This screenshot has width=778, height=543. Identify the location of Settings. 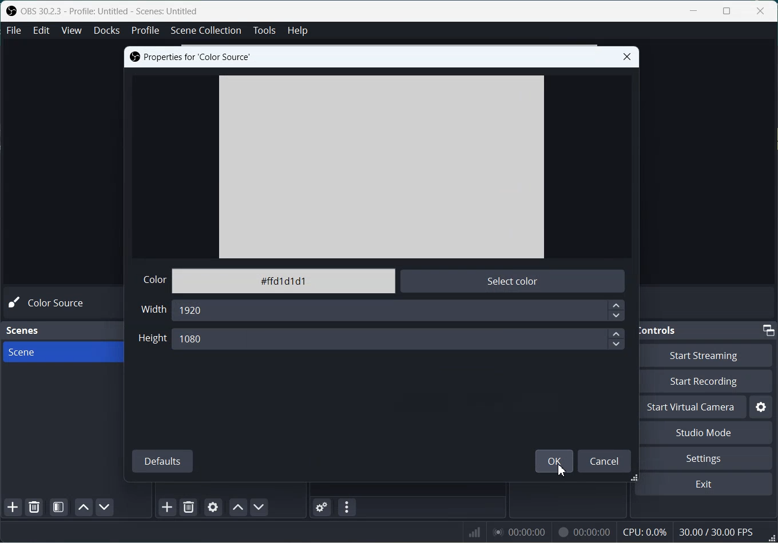
(708, 458).